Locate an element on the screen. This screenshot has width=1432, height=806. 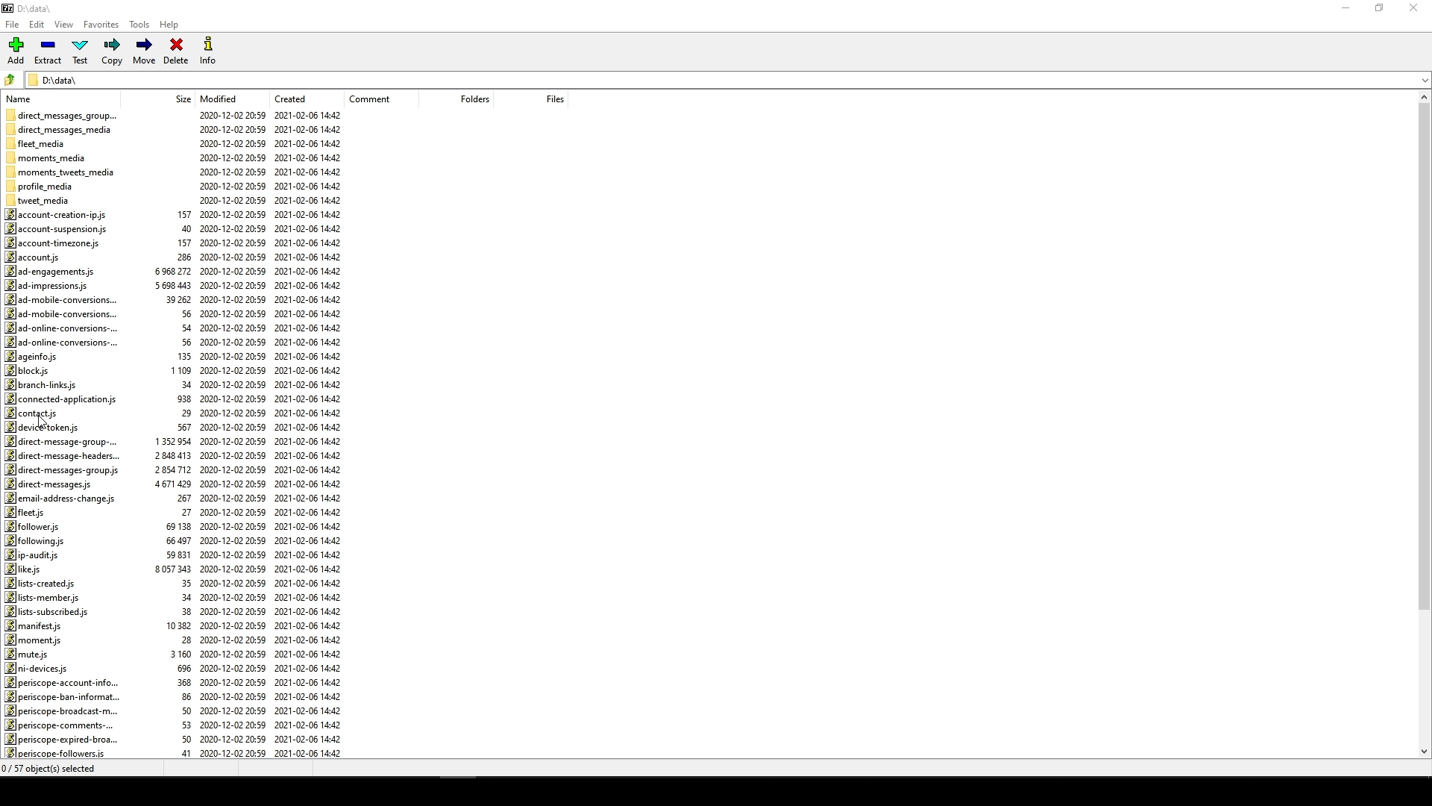
periscope-expired-broa is located at coordinates (63, 738).